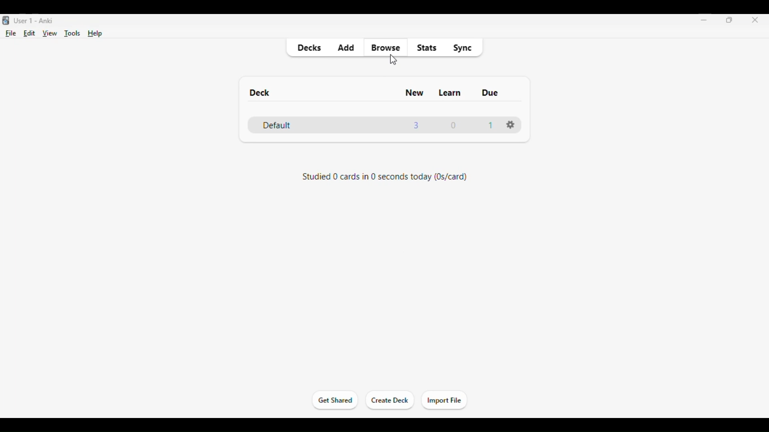 This screenshot has height=432, width=769. Describe the element at coordinates (509, 125) in the screenshot. I see `options` at that location.